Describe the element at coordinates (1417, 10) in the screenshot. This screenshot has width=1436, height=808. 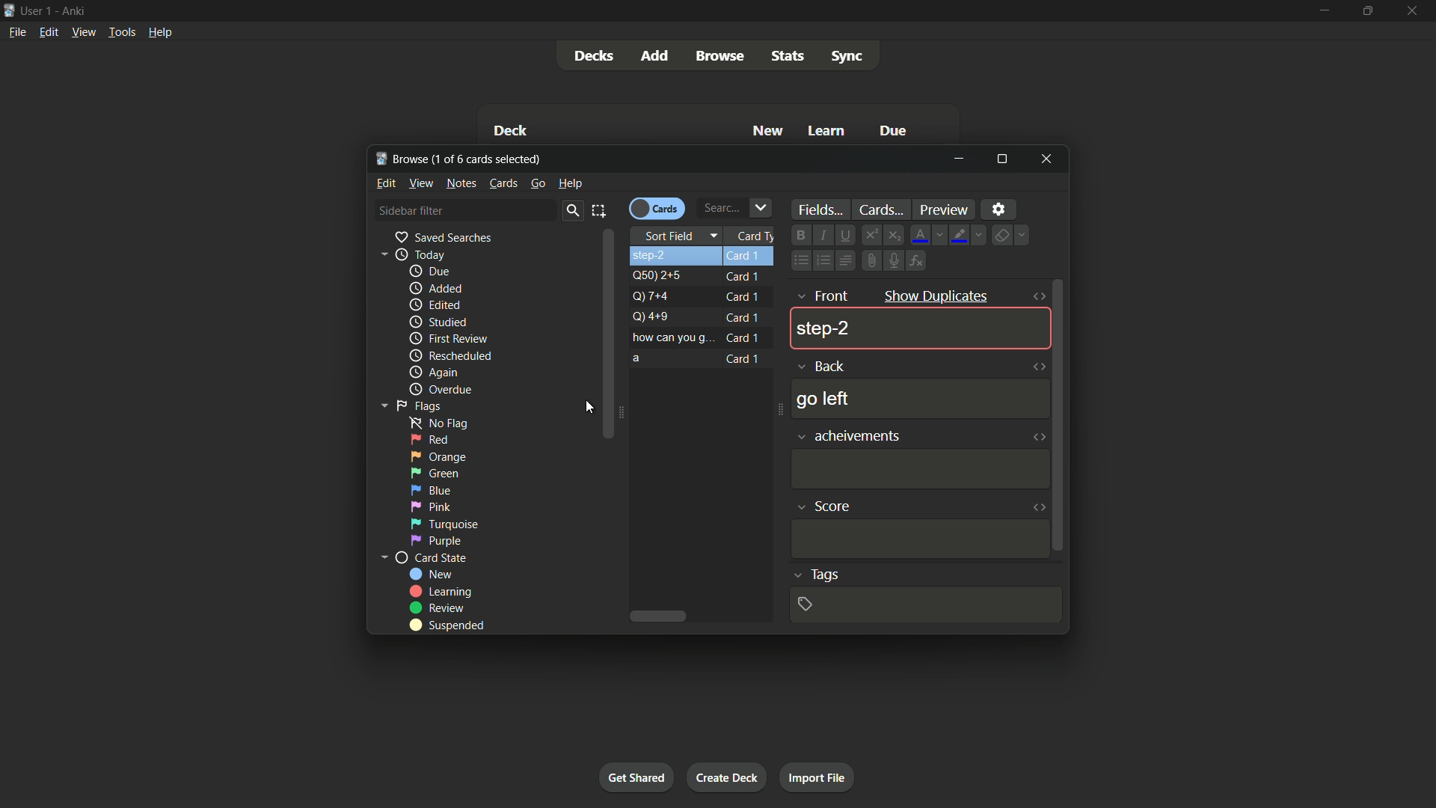
I see `Close app` at that location.